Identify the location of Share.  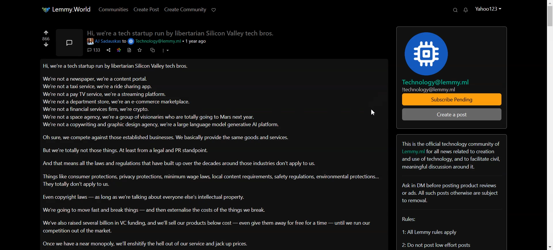
(108, 50).